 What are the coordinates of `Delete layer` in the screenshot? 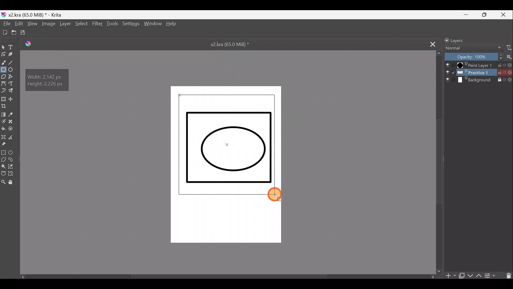 It's located at (507, 276).